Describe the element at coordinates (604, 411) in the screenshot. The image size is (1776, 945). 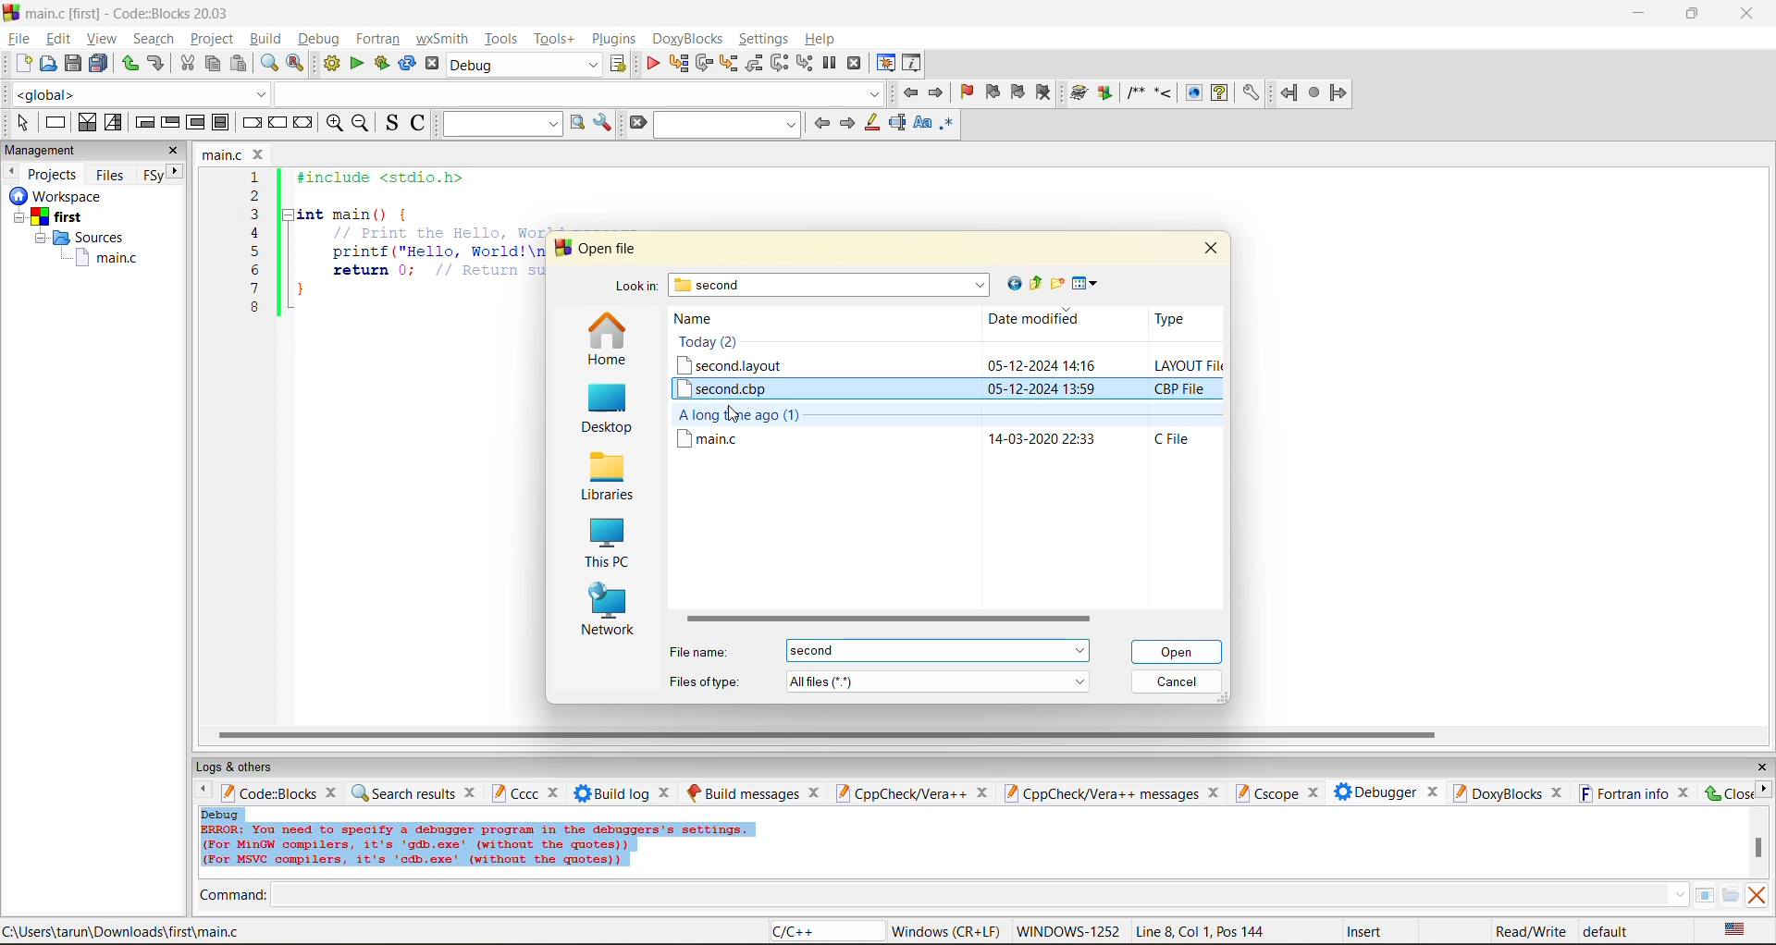
I see `desktop` at that location.